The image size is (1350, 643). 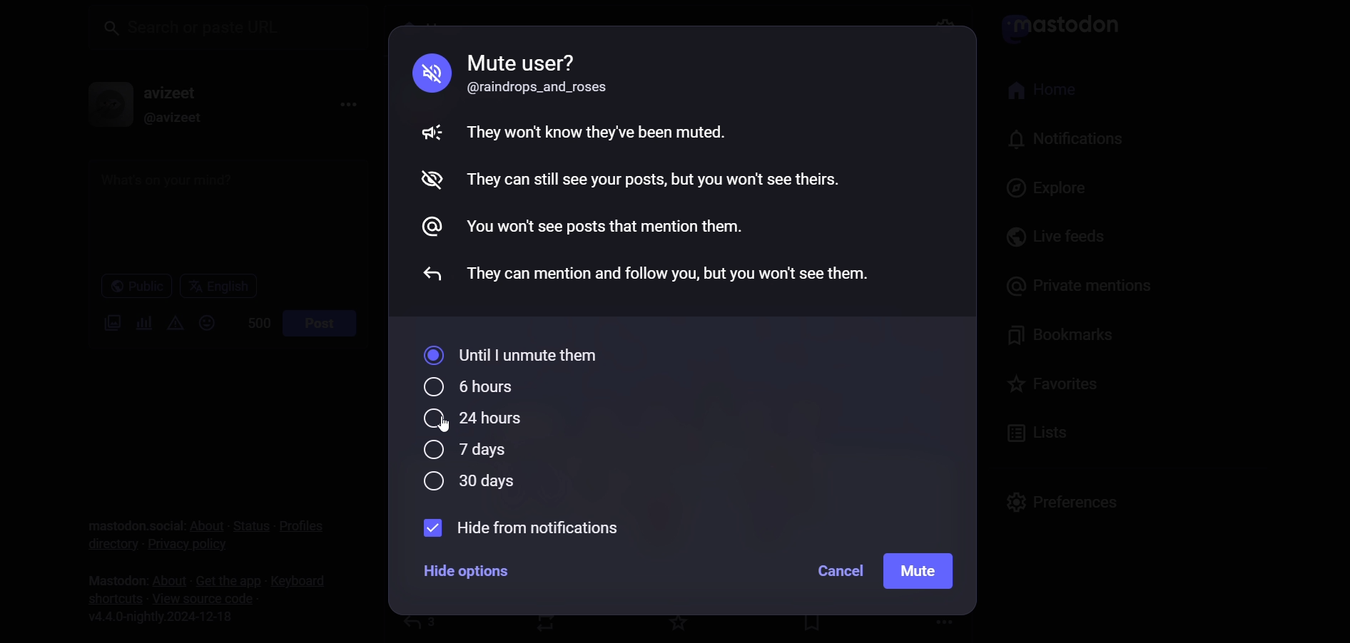 I want to click on Mute guidelines, so click(x=649, y=166).